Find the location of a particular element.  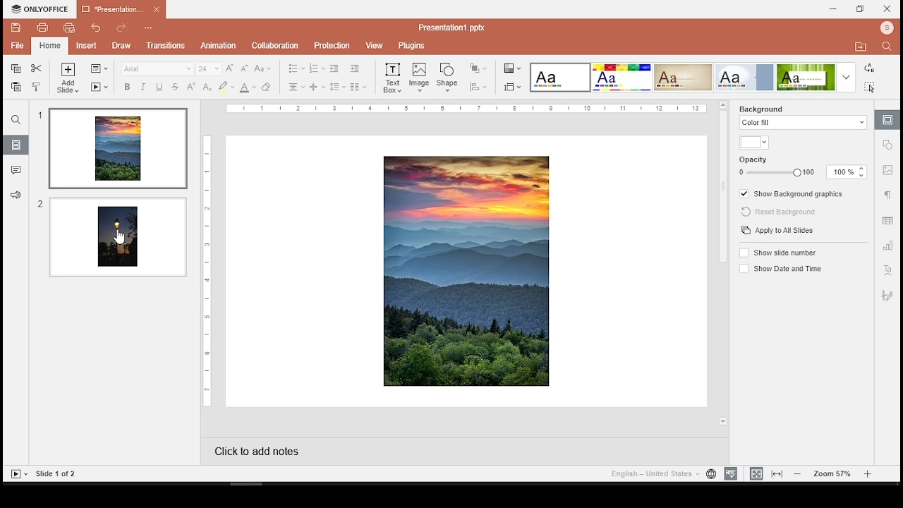

chart settings is located at coordinates (888, 246).